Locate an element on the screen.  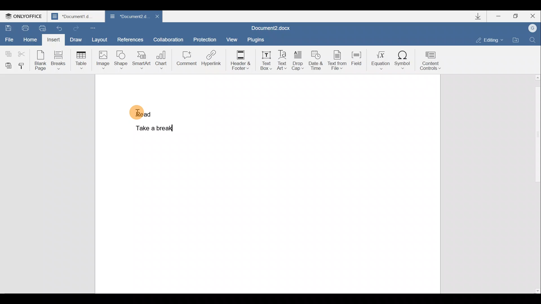
Plugins is located at coordinates (255, 39).